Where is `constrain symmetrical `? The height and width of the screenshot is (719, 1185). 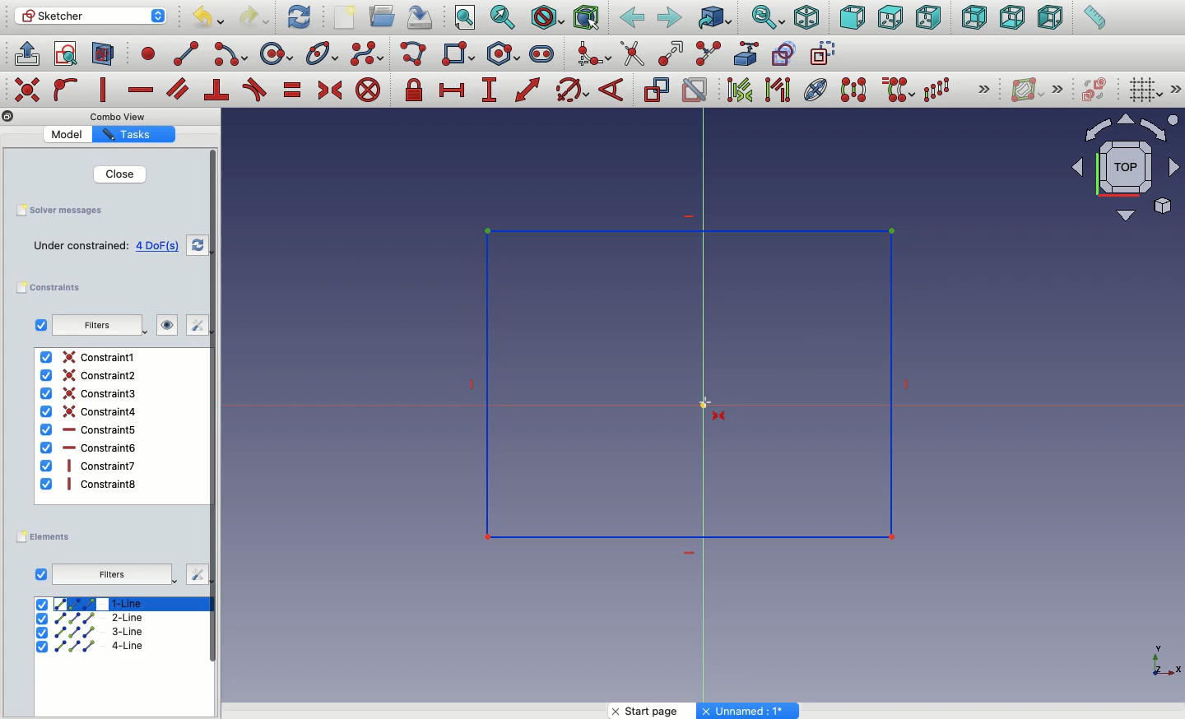
constrain symmetrical  is located at coordinates (329, 93).